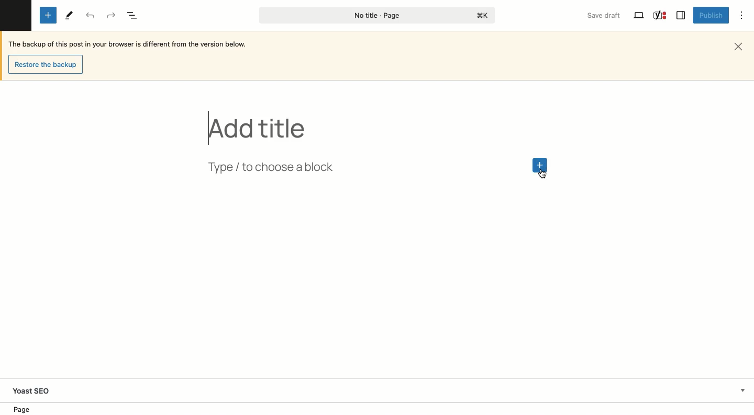 This screenshot has width=754, height=415. What do you see at coordinates (709, 15) in the screenshot?
I see `Publish` at bounding box center [709, 15].